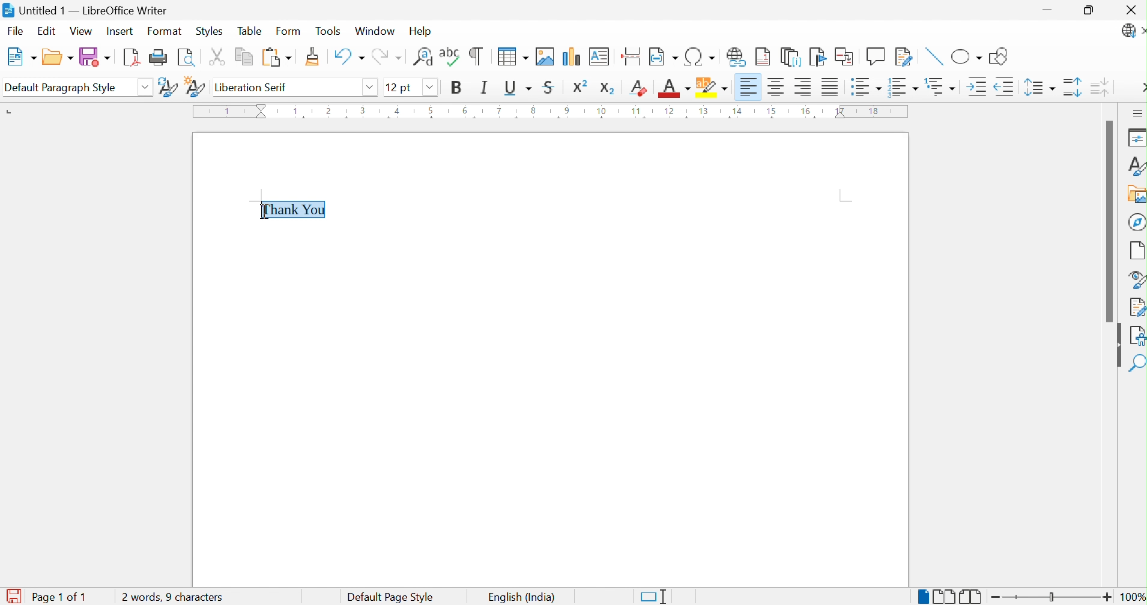 This screenshot has height=605, width=1147. I want to click on Toggle Unordered List, so click(866, 86).